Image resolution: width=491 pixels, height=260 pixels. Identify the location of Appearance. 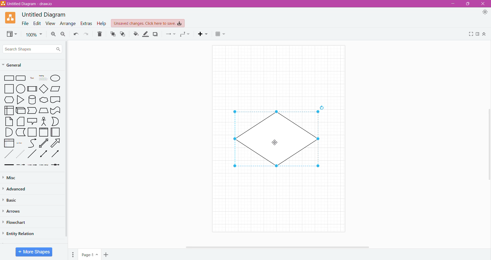
(486, 13).